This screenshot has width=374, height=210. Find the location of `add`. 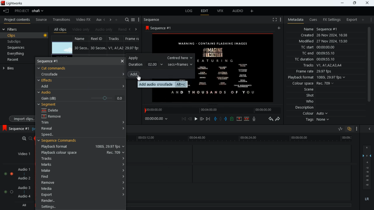

add is located at coordinates (48, 86).